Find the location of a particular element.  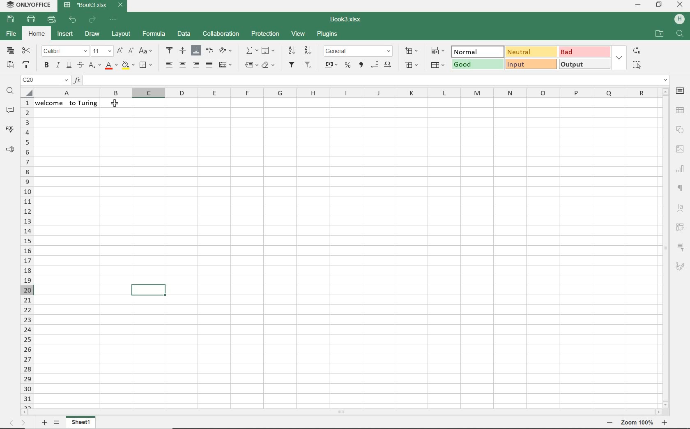

cursor is located at coordinates (114, 104).